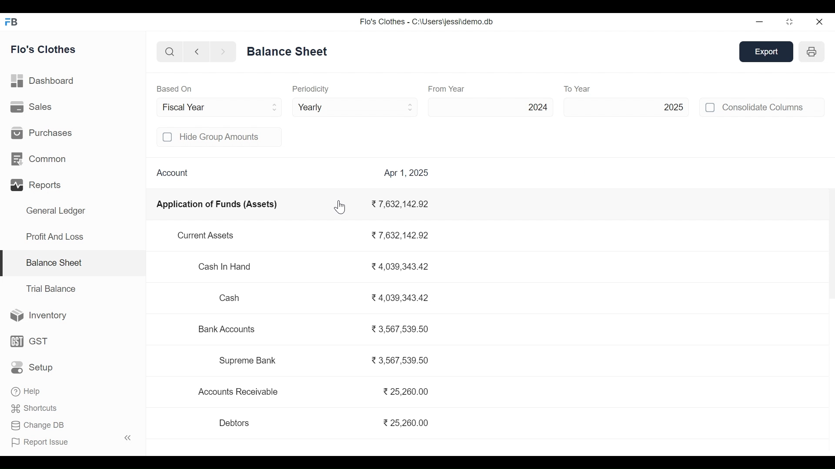  Describe the element at coordinates (168, 137) in the screenshot. I see `checkbox` at that location.